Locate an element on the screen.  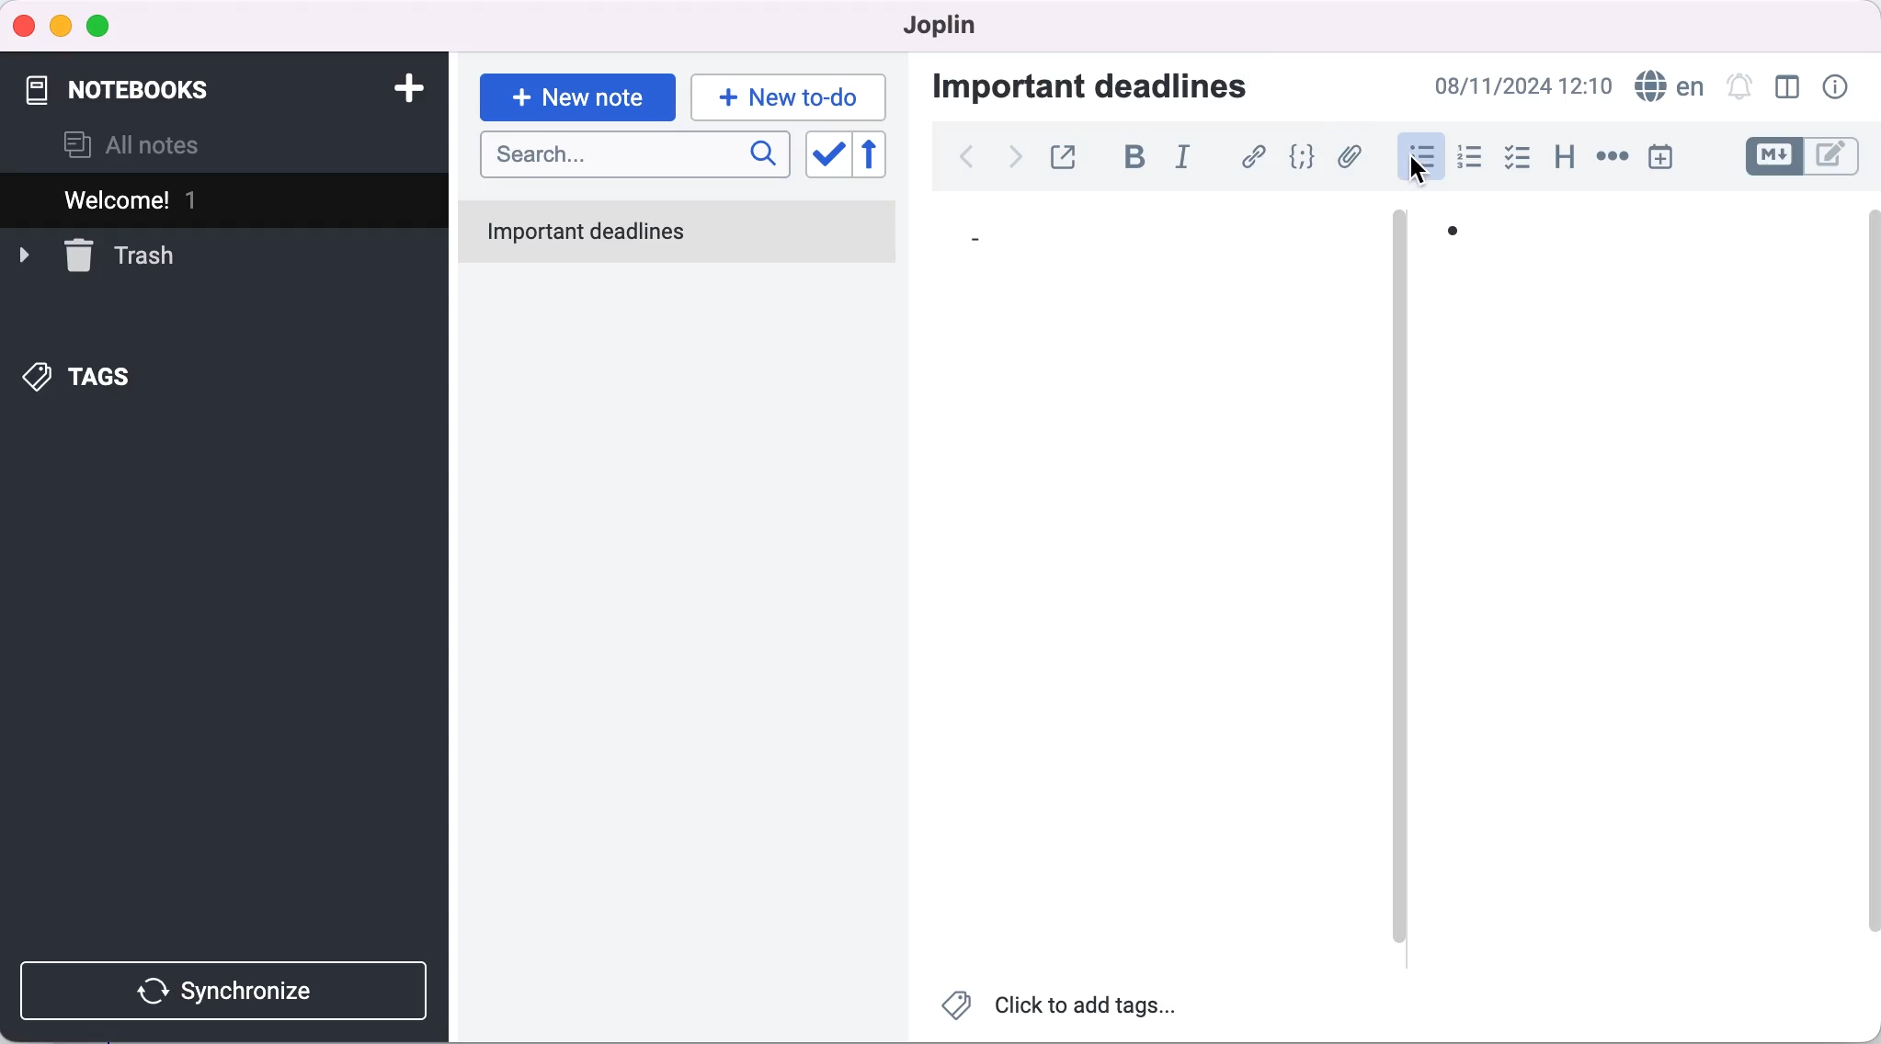
checkbox is located at coordinates (1518, 160).